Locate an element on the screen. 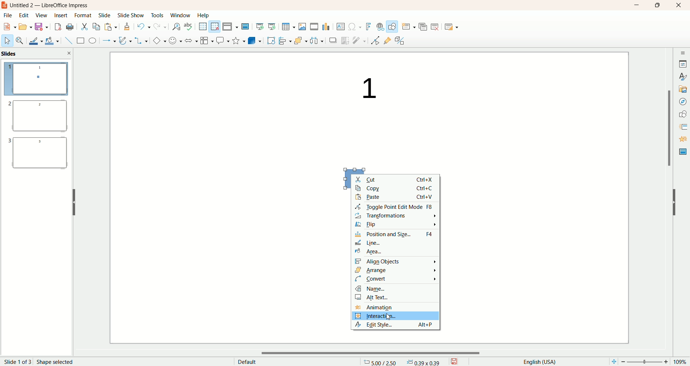  save is located at coordinates (456, 361).